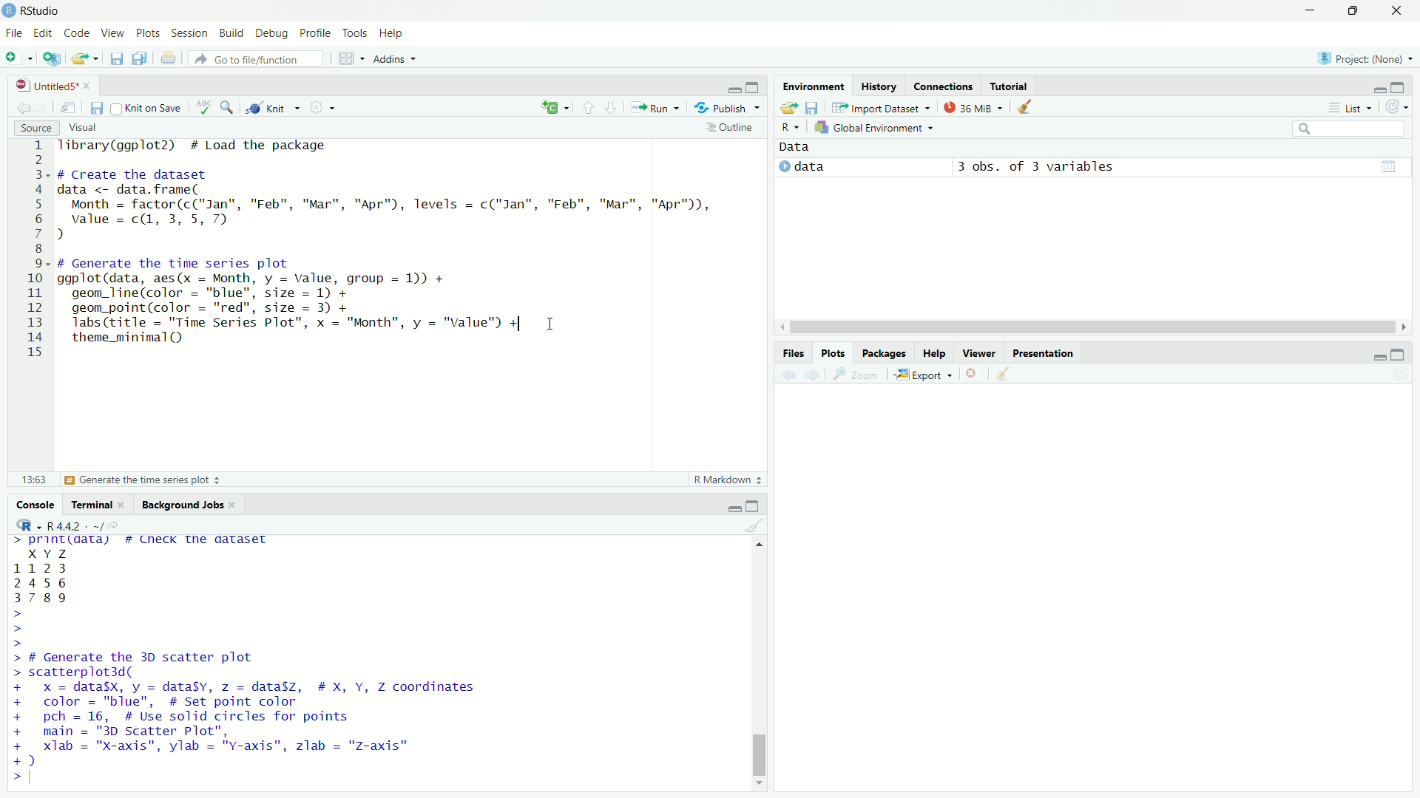 The image size is (1420, 798). Describe the element at coordinates (1089, 328) in the screenshot. I see `scrollbar` at that location.